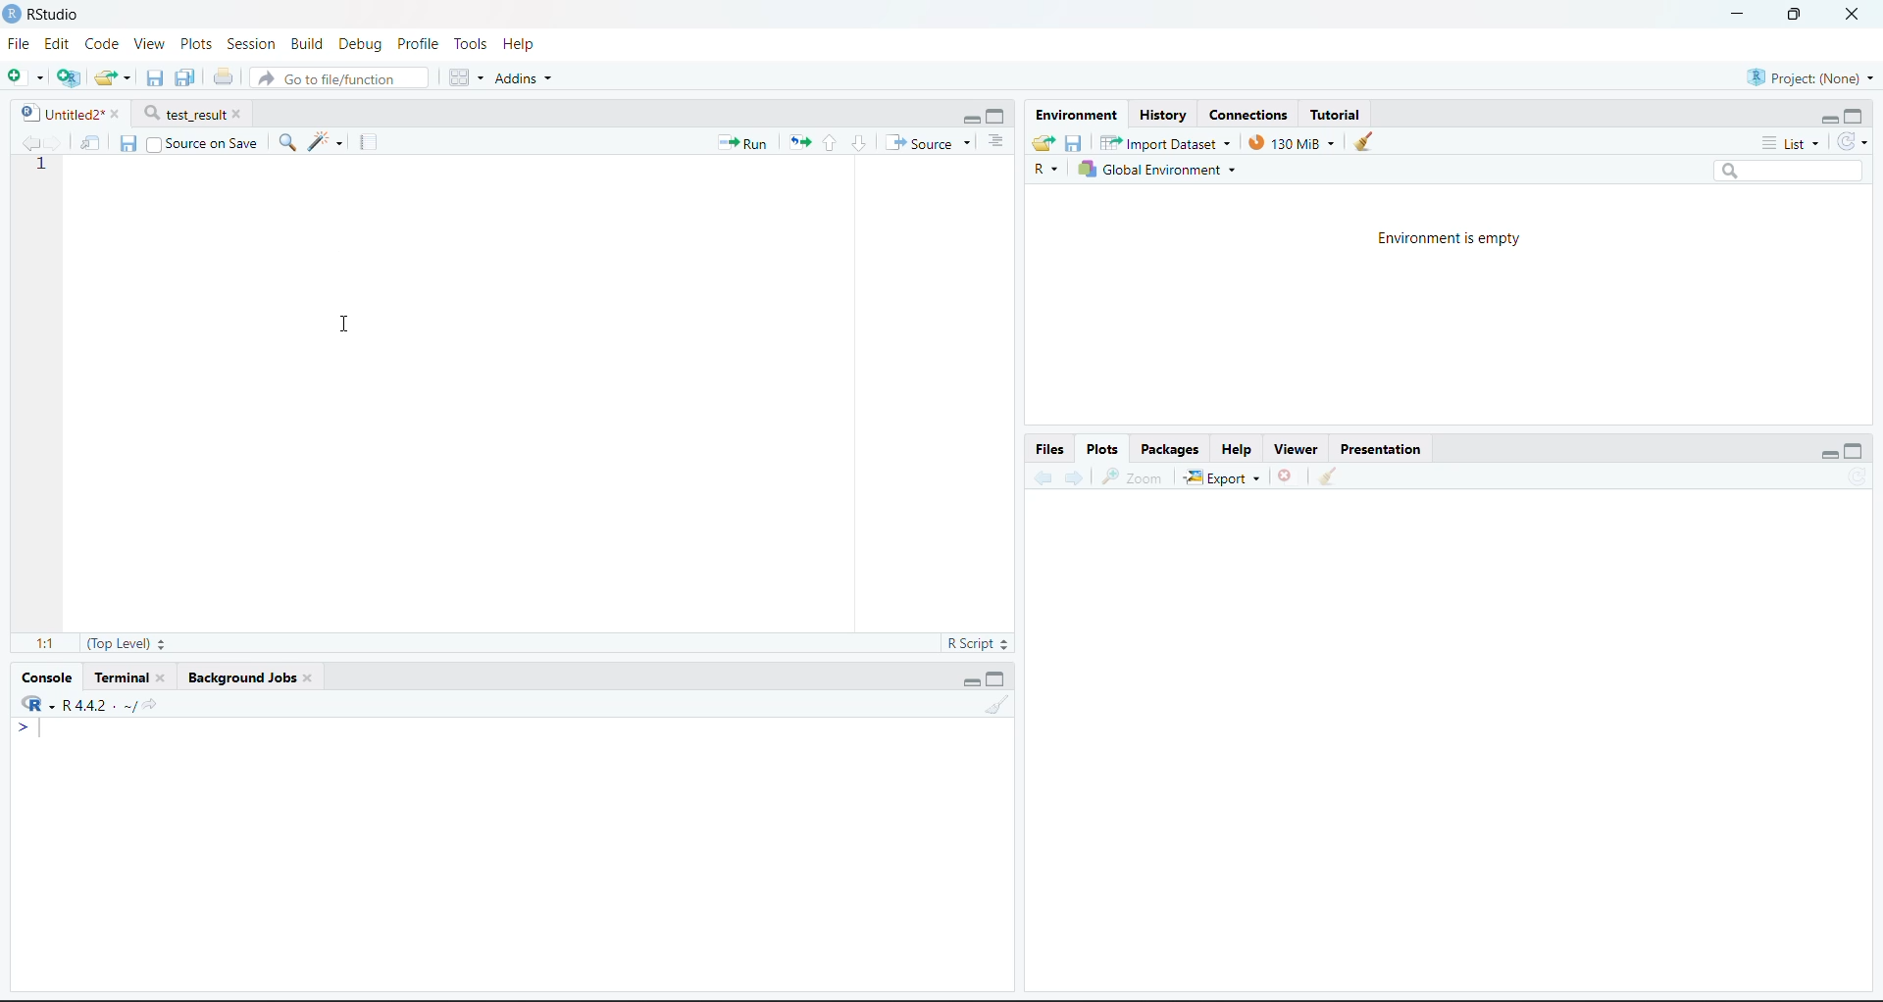  I want to click on Source, so click(927, 142).